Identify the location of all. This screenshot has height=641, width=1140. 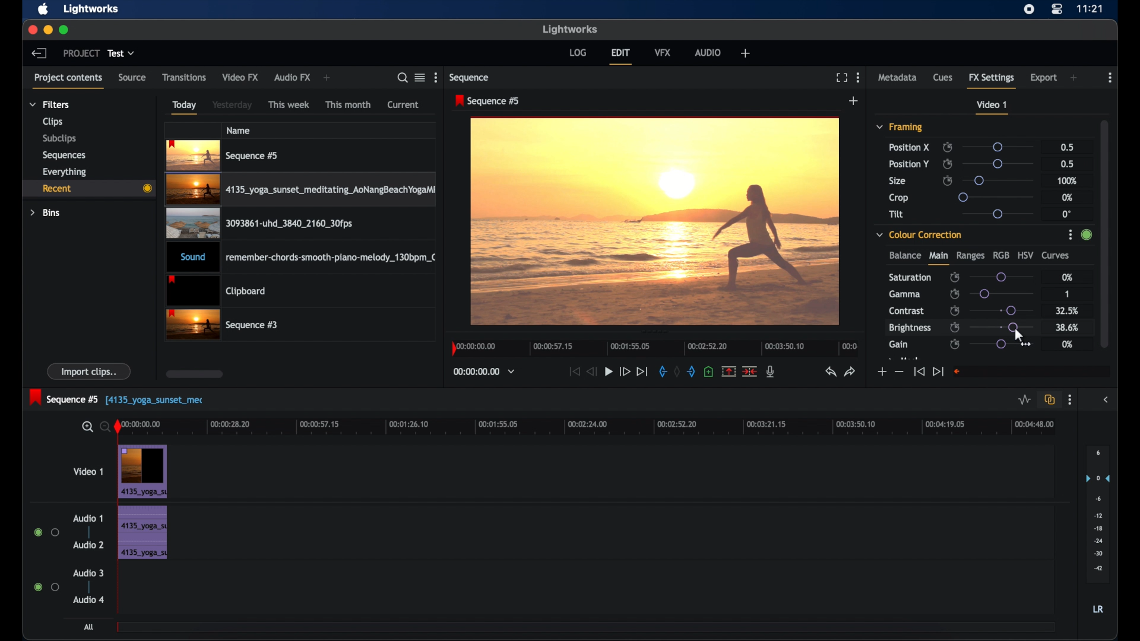
(90, 627).